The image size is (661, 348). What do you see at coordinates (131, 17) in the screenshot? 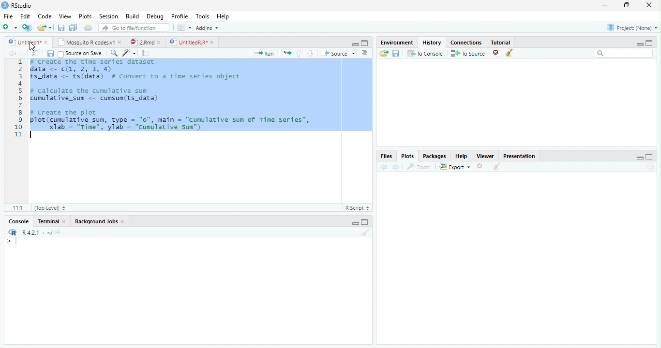
I see `Build` at bounding box center [131, 17].